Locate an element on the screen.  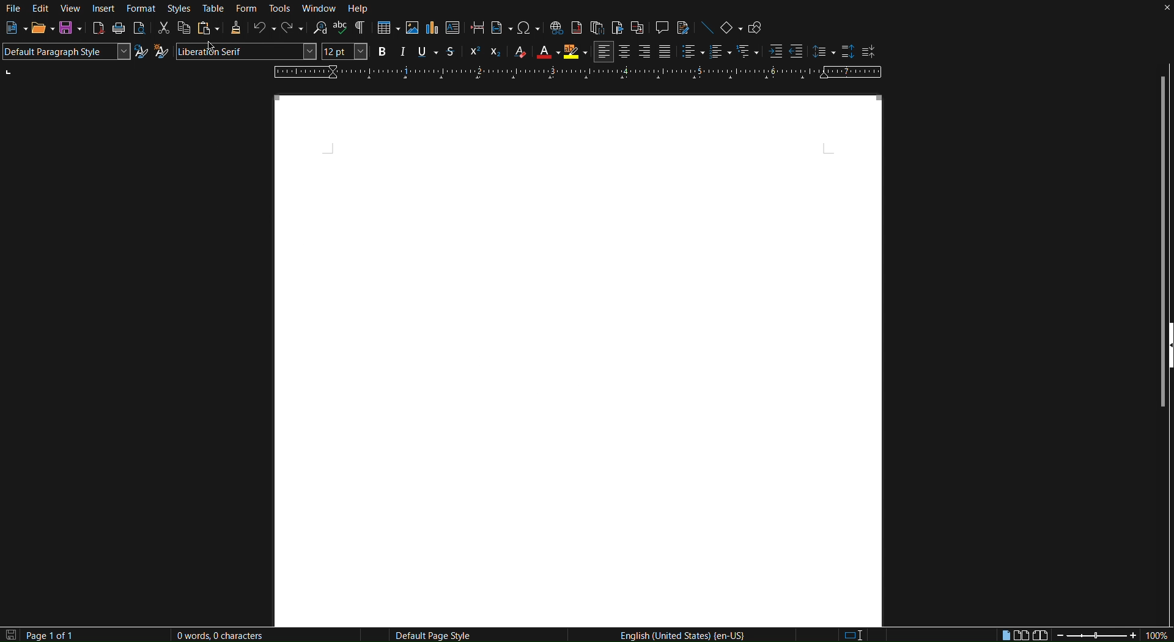
Open is located at coordinates (38, 30).